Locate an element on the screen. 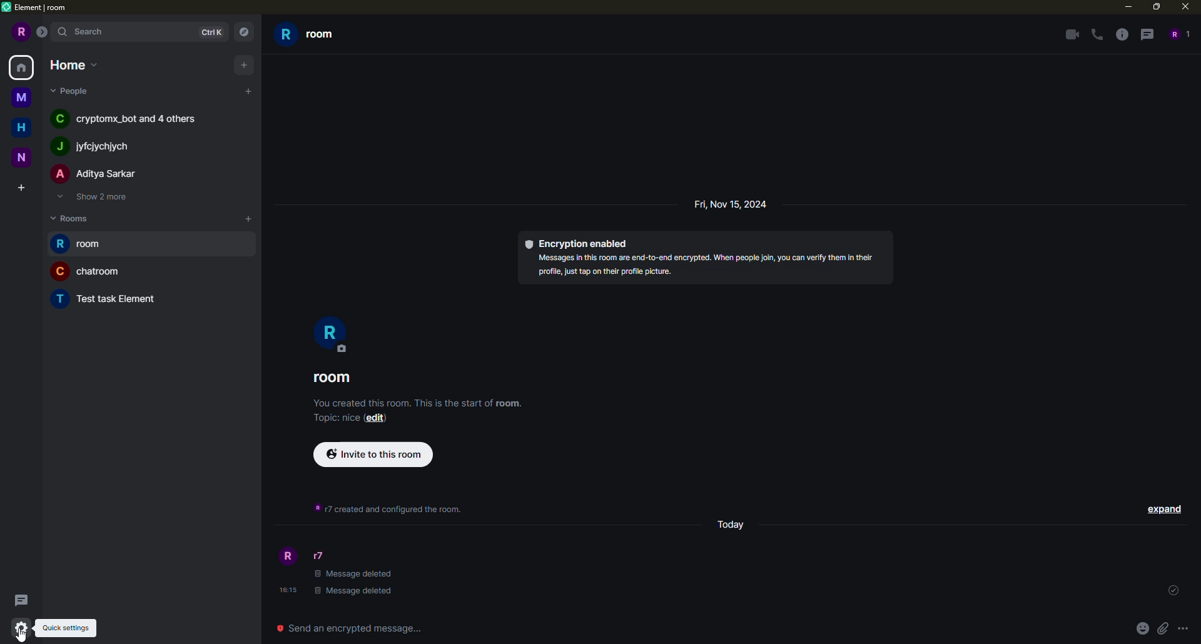 This screenshot has width=1201, height=644. info is located at coordinates (422, 401).